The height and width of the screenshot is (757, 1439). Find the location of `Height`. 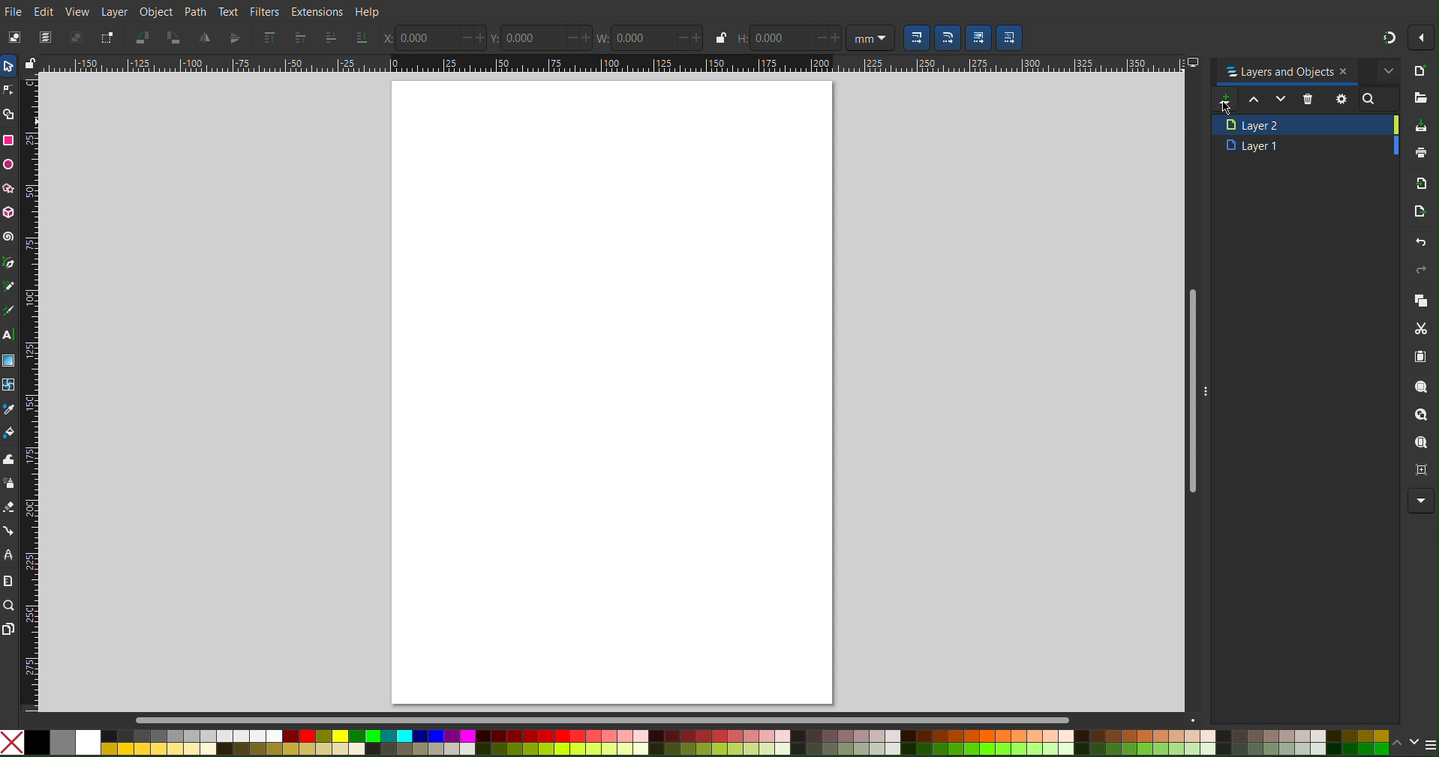

Height is located at coordinates (788, 38).